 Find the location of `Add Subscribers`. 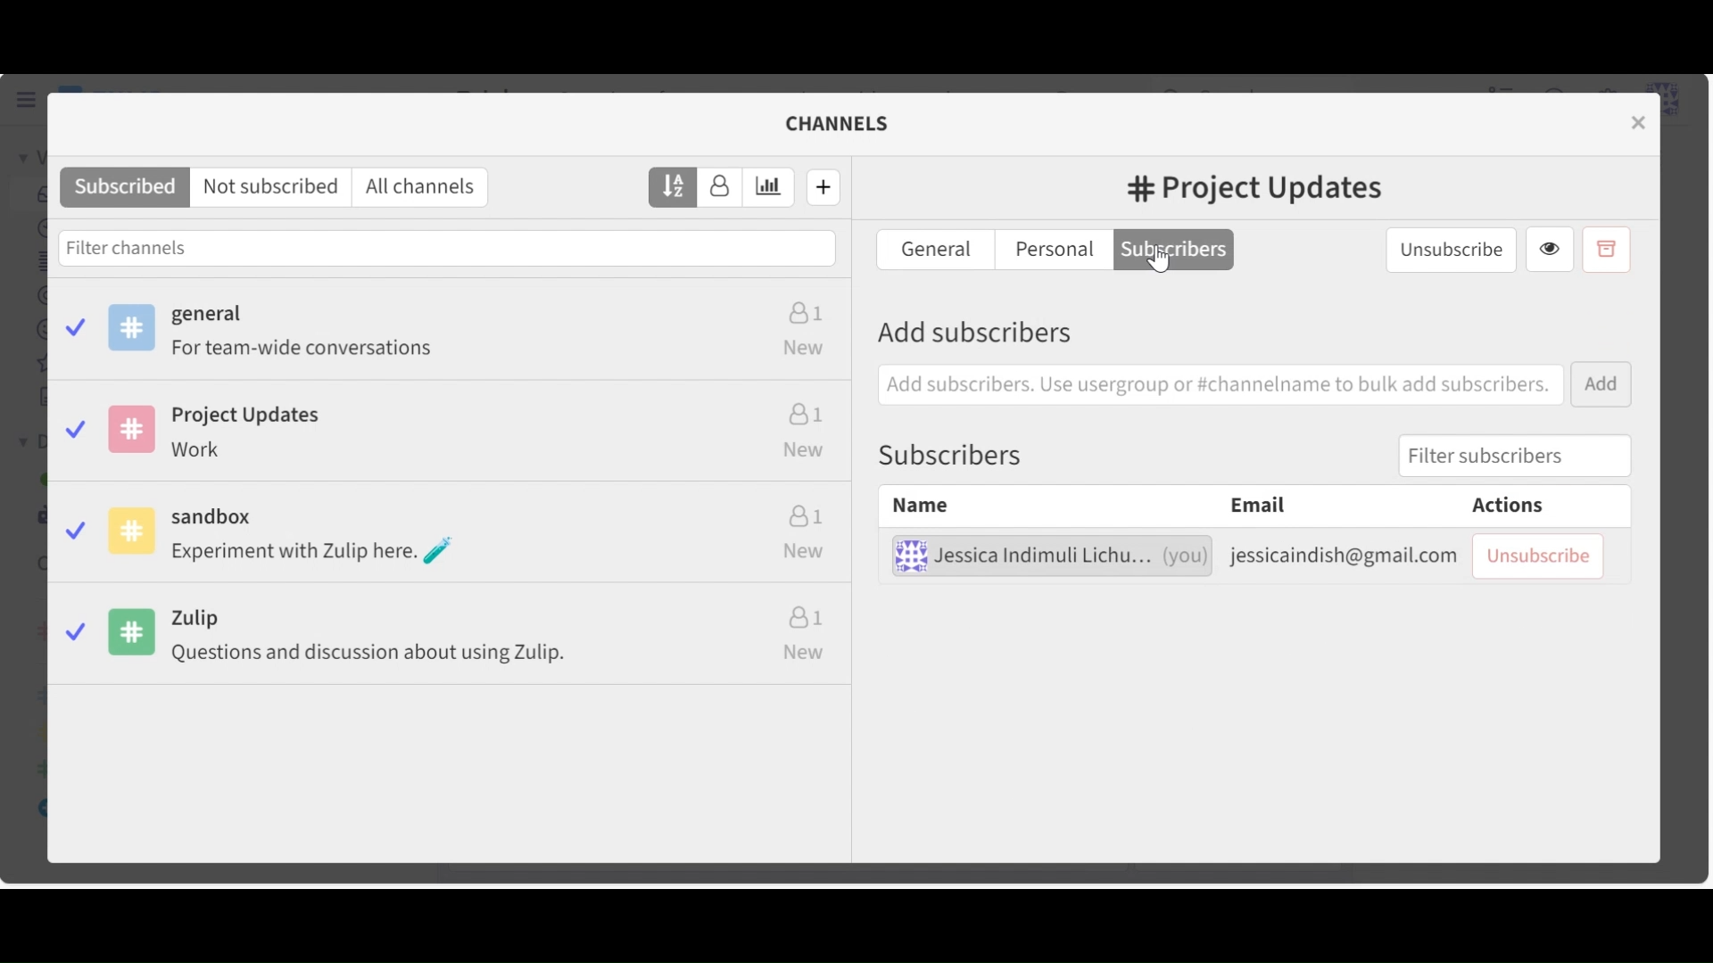

Add Subscribers is located at coordinates (965, 332).